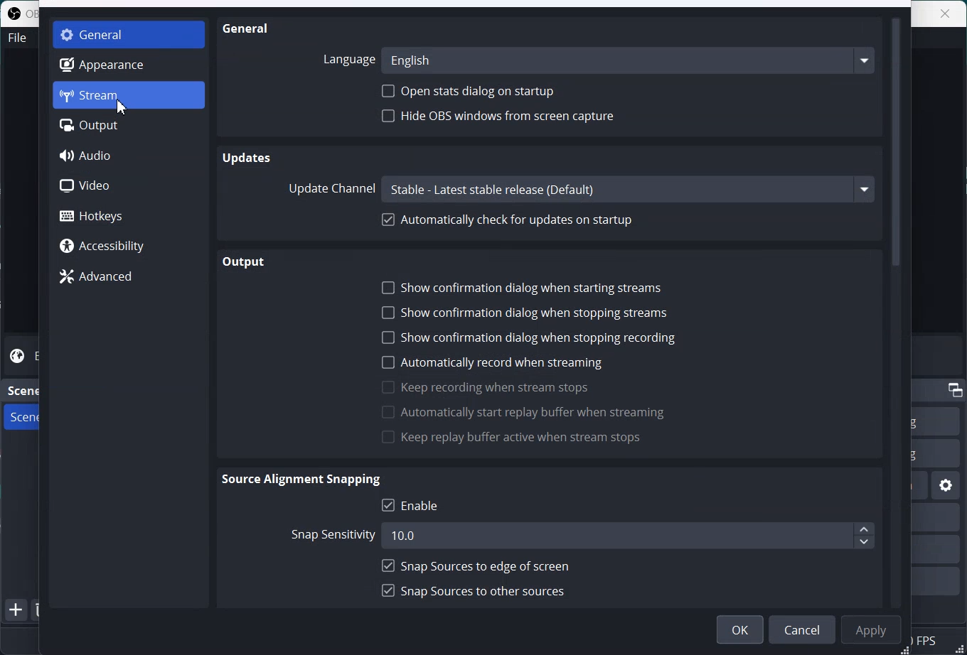 Image resolution: width=967 pixels, height=655 pixels. I want to click on Language, so click(345, 60).